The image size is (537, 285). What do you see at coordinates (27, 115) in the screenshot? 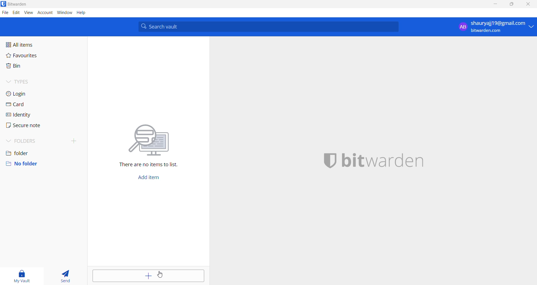
I see `identity` at bounding box center [27, 115].